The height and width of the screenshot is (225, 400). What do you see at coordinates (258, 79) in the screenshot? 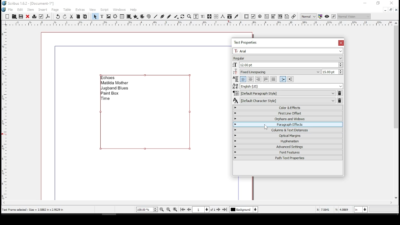
I see `align text right` at bounding box center [258, 79].